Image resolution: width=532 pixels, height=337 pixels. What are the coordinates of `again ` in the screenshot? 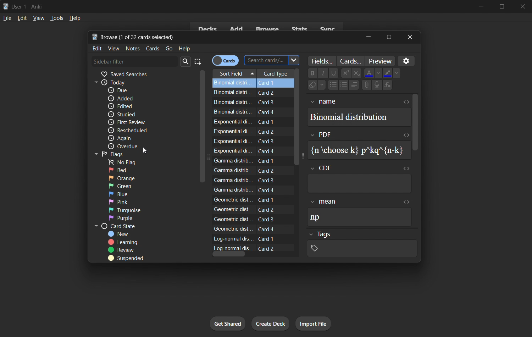 It's located at (126, 138).